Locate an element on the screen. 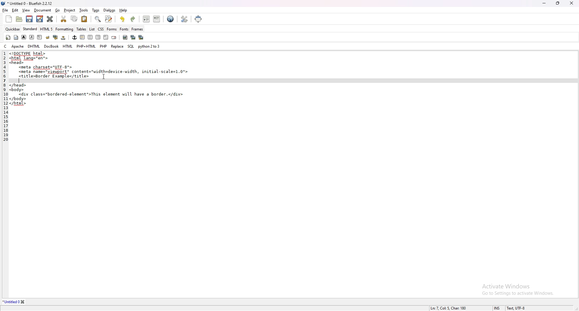 The image size is (579, 311). forms is located at coordinates (112, 29).